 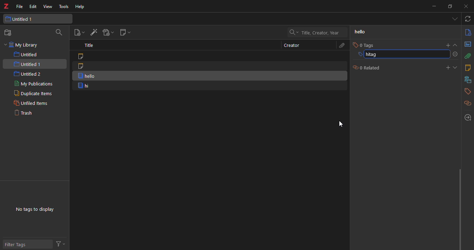 What do you see at coordinates (459, 208) in the screenshot?
I see `slidebar` at bounding box center [459, 208].